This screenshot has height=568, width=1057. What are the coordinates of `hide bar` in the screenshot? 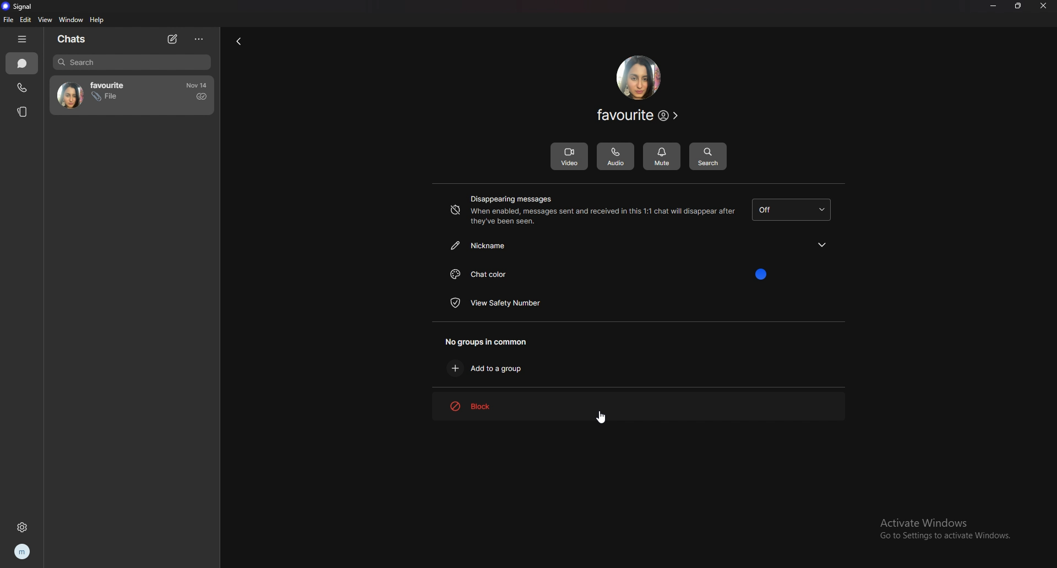 It's located at (24, 39).